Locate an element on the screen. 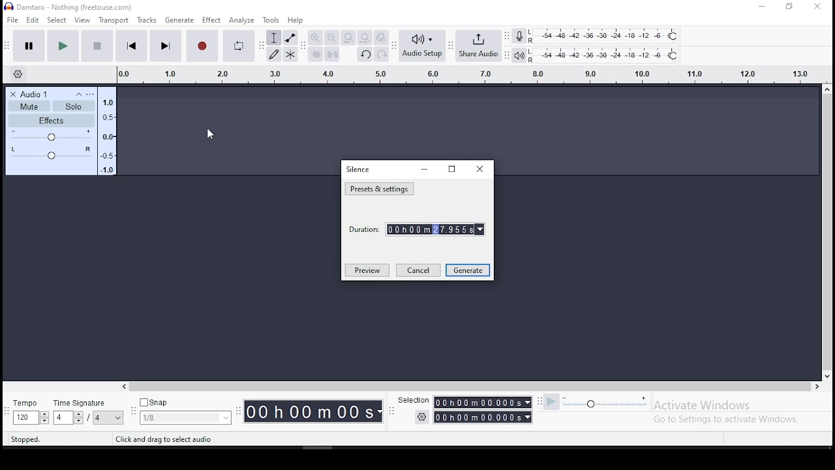  timeline settings is located at coordinates (20, 74).